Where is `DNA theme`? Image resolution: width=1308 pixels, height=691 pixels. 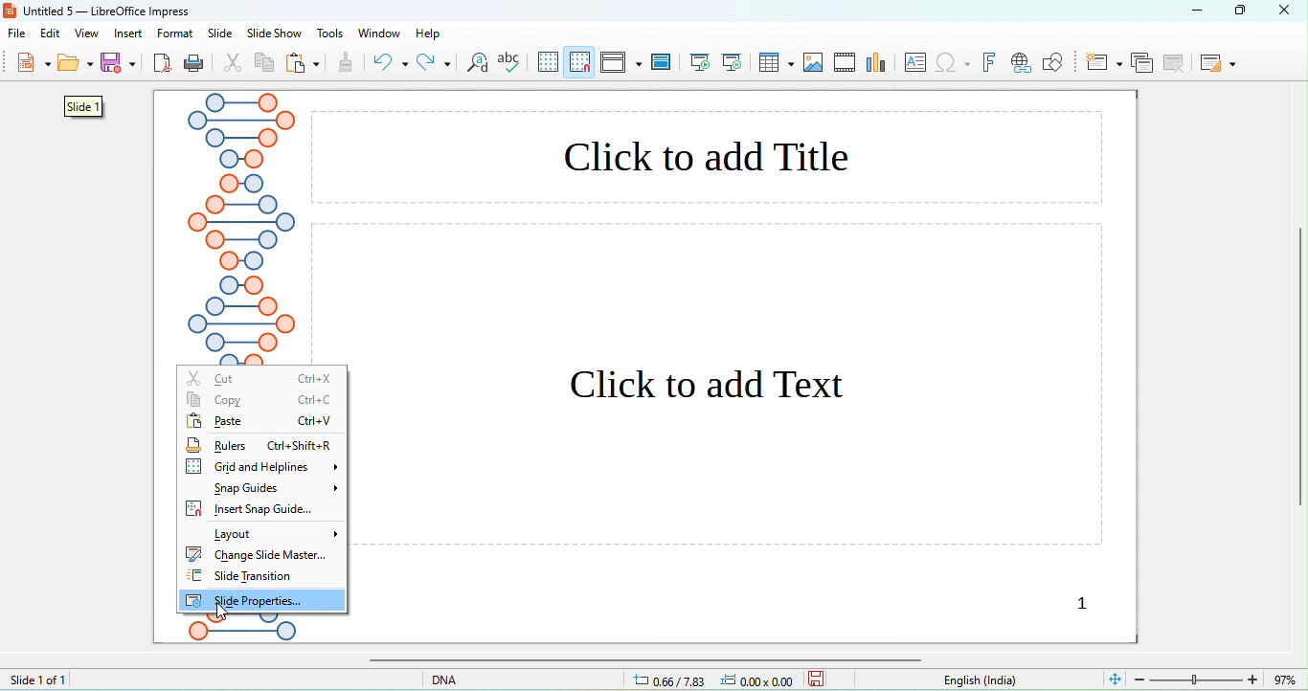 DNA theme is located at coordinates (239, 635).